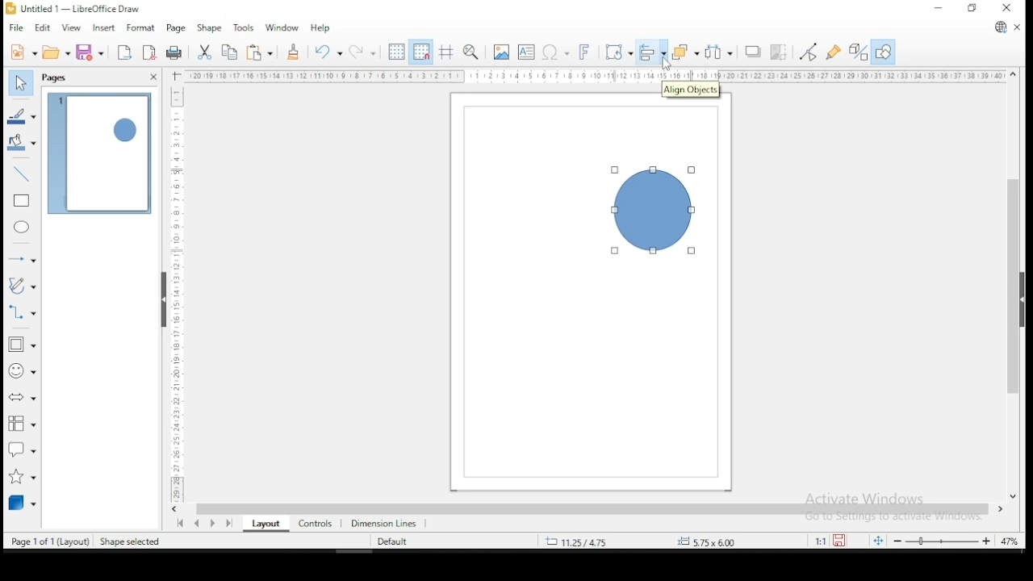 Image resolution: width=1033 pixels, height=581 pixels. I want to click on zoom slider, so click(941, 540).